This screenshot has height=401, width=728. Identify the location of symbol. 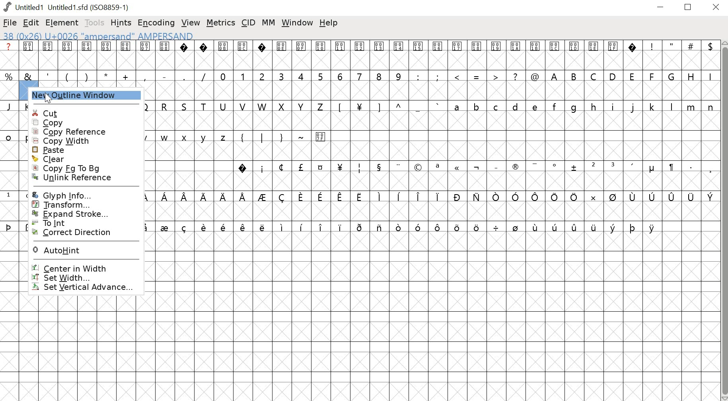
(397, 197).